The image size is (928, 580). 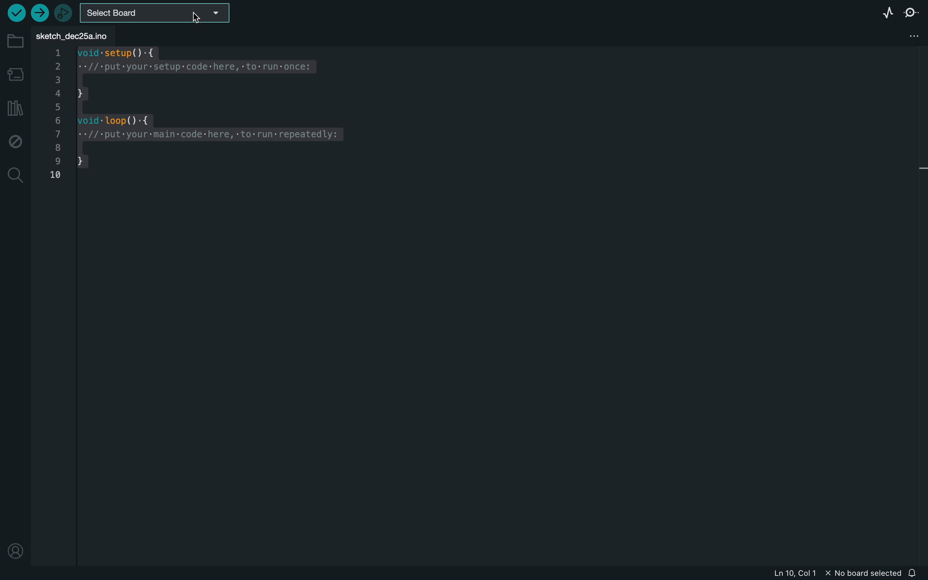 I want to click on serial monitor, so click(x=909, y=12).